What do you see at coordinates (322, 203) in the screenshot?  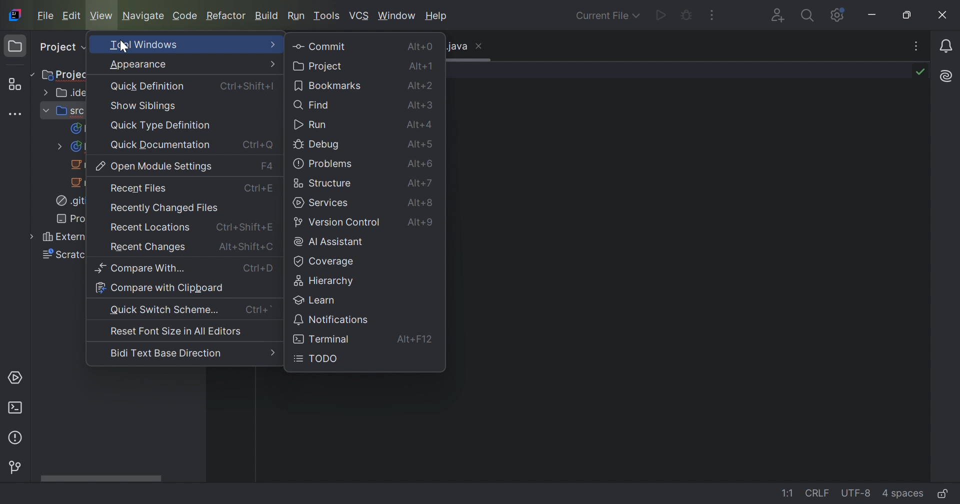 I see `Services` at bounding box center [322, 203].